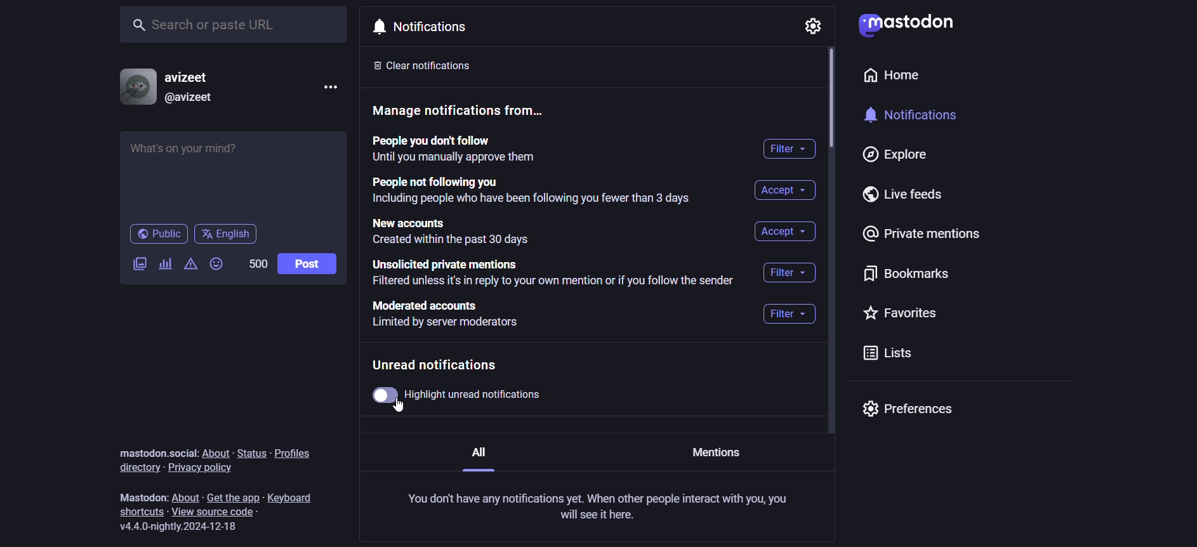  Describe the element at coordinates (717, 453) in the screenshot. I see `Mentions` at that location.